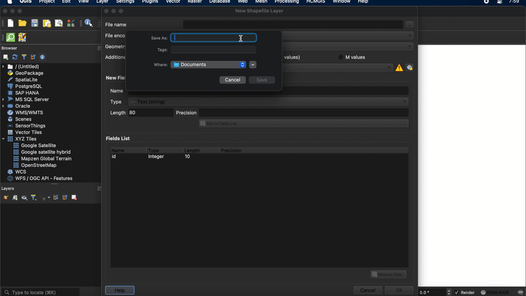  I want to click on options, so click(410, 26).